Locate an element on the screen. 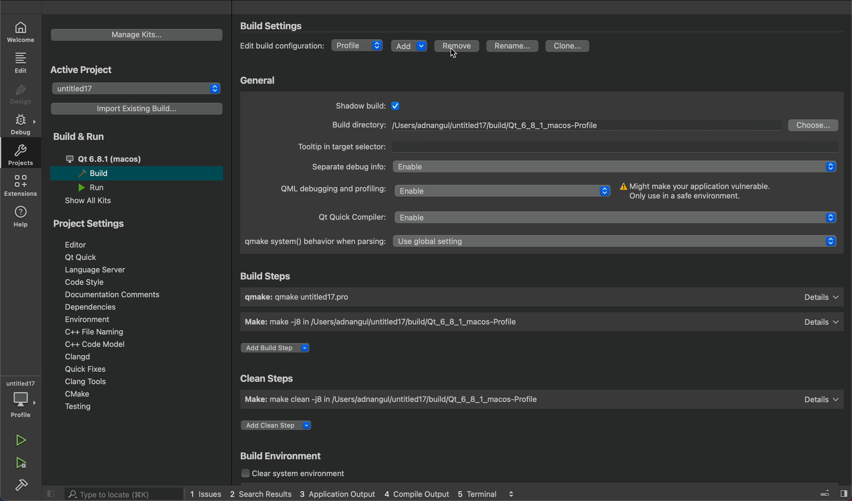 Image resolution: width=852 pixels, height=501 pixels. cursor is located at coordinates (455, 56).